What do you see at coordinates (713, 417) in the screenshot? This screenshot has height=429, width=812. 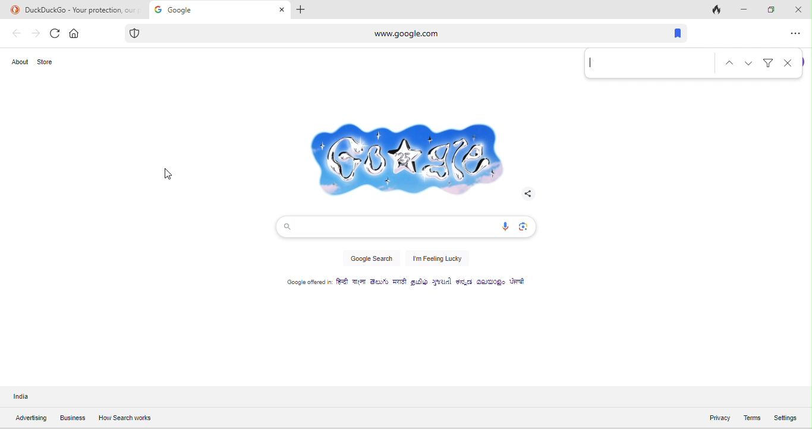 I see `privacy` at bounding box center [713, 417].